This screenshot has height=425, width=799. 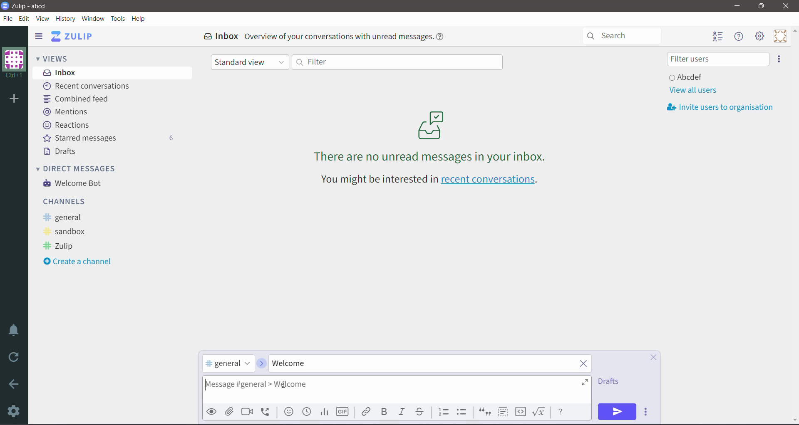 I want to click on Add organization, so click(x=13, y=99).